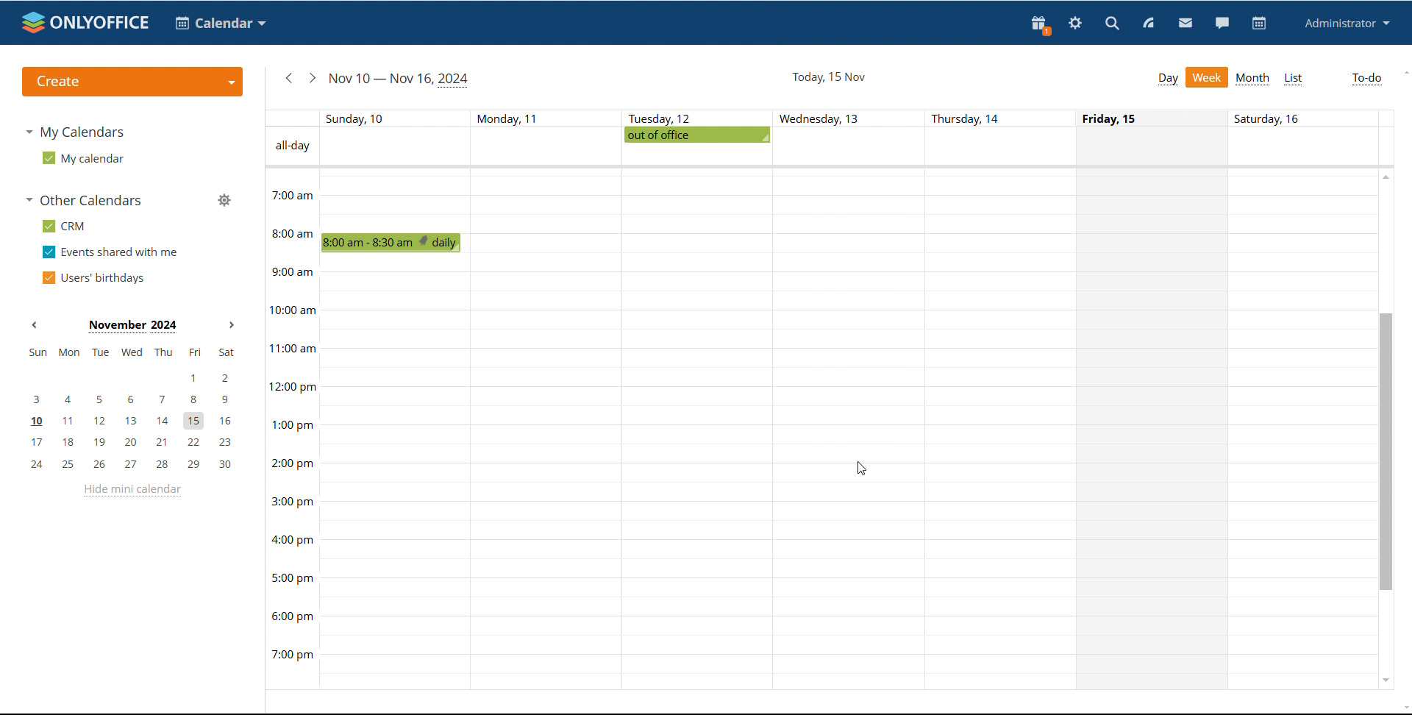 Image resolution: width=1412 pixels, height=715 pixels. Describe the element at coordinates (132, 353) in the screenshot. I see `mon, tue, wed, thu, fri, sat, sun` at that location.